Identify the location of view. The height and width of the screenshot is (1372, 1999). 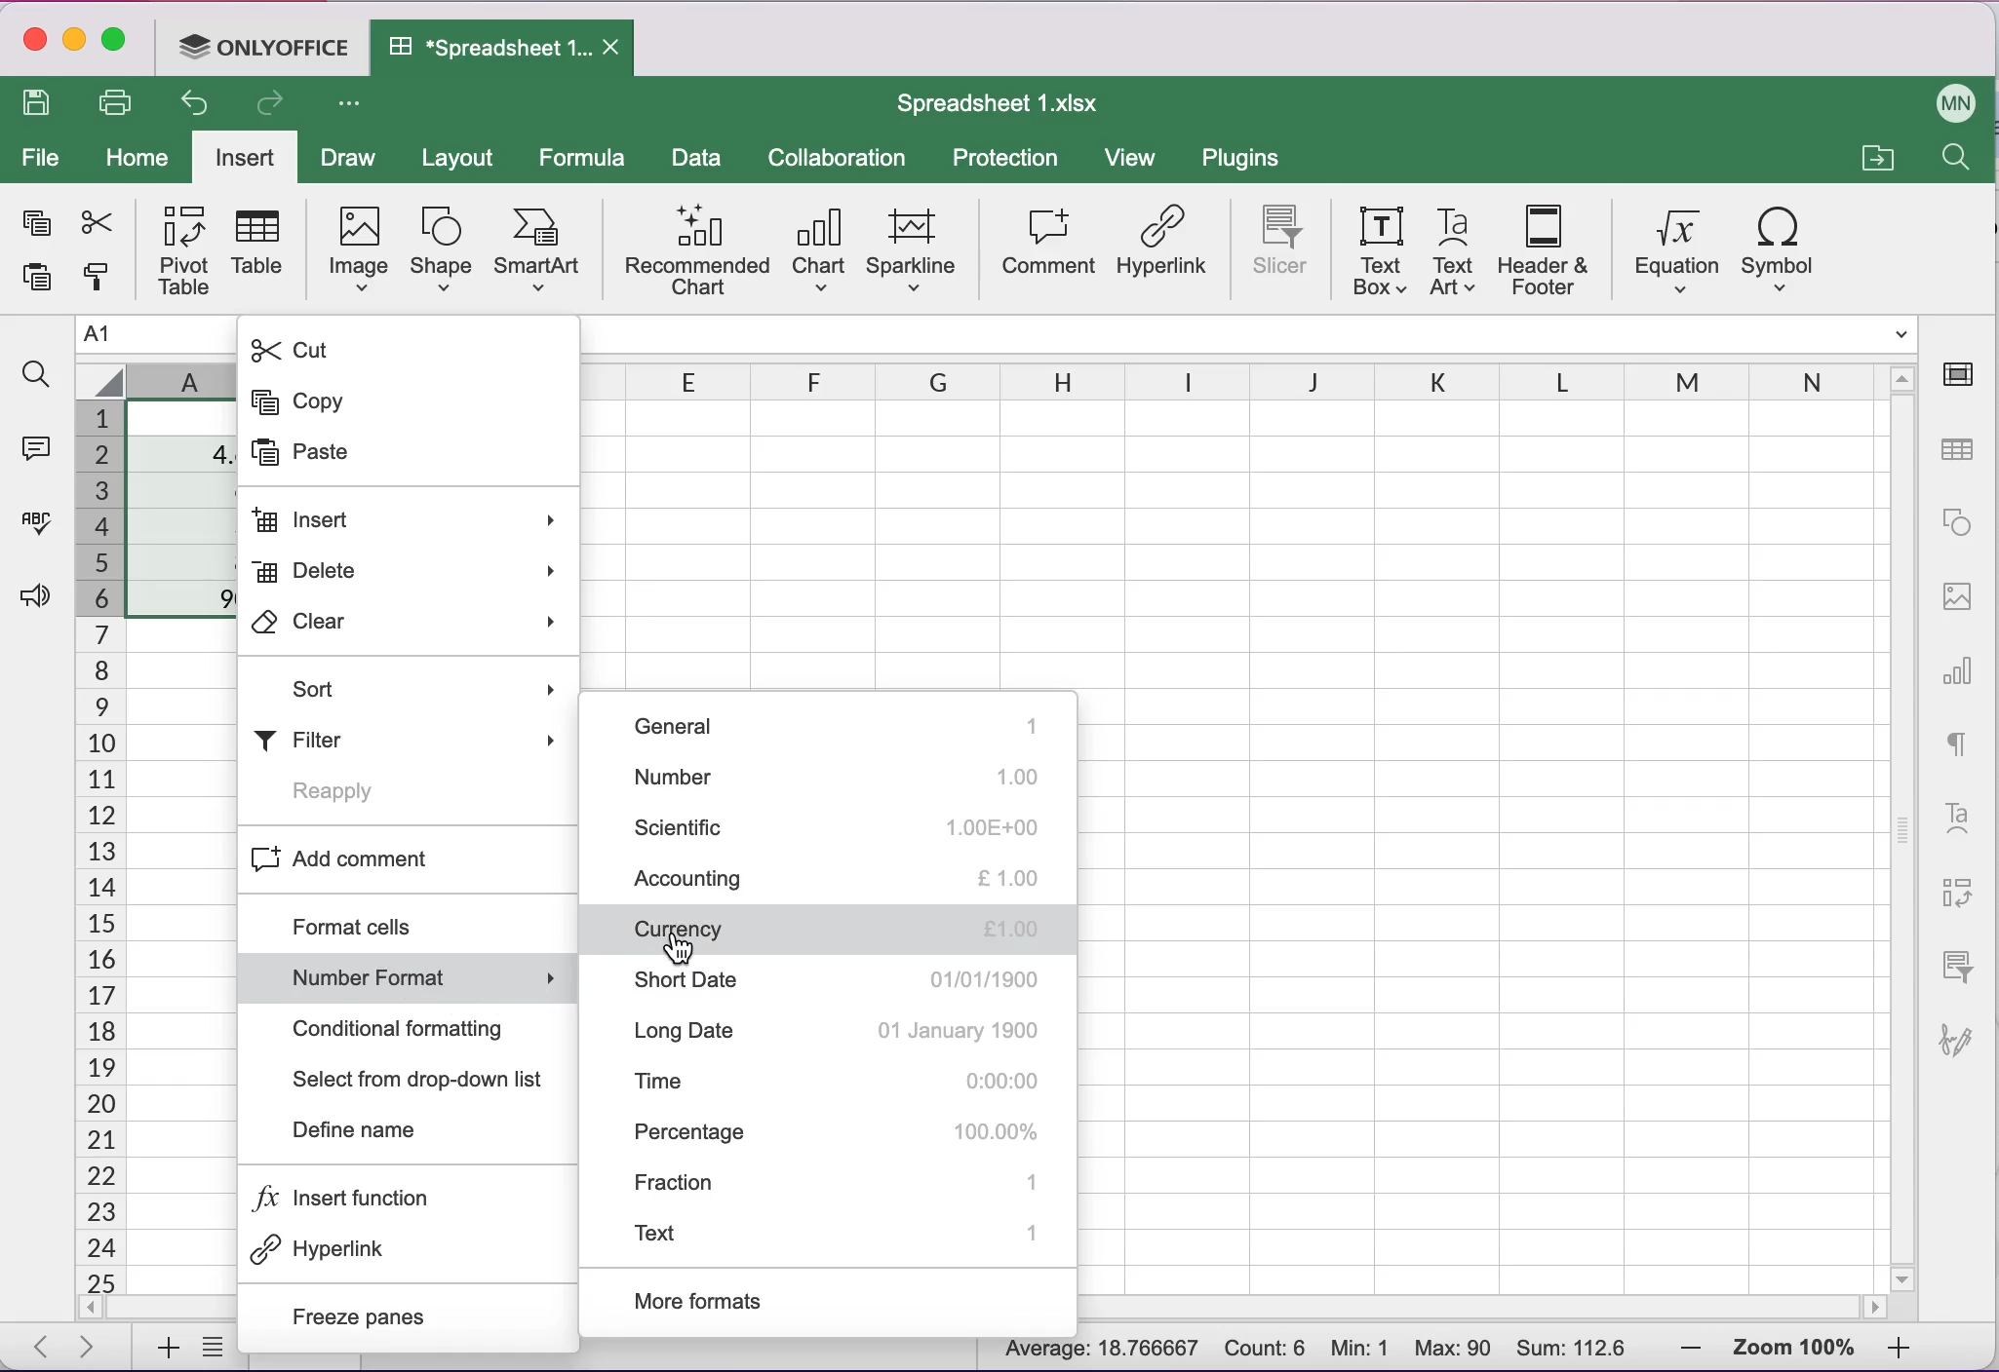
(1131, 157).